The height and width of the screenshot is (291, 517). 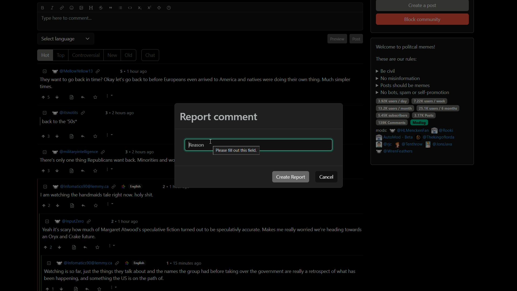 I want to click on dropdown, so click(x=88, y=39).